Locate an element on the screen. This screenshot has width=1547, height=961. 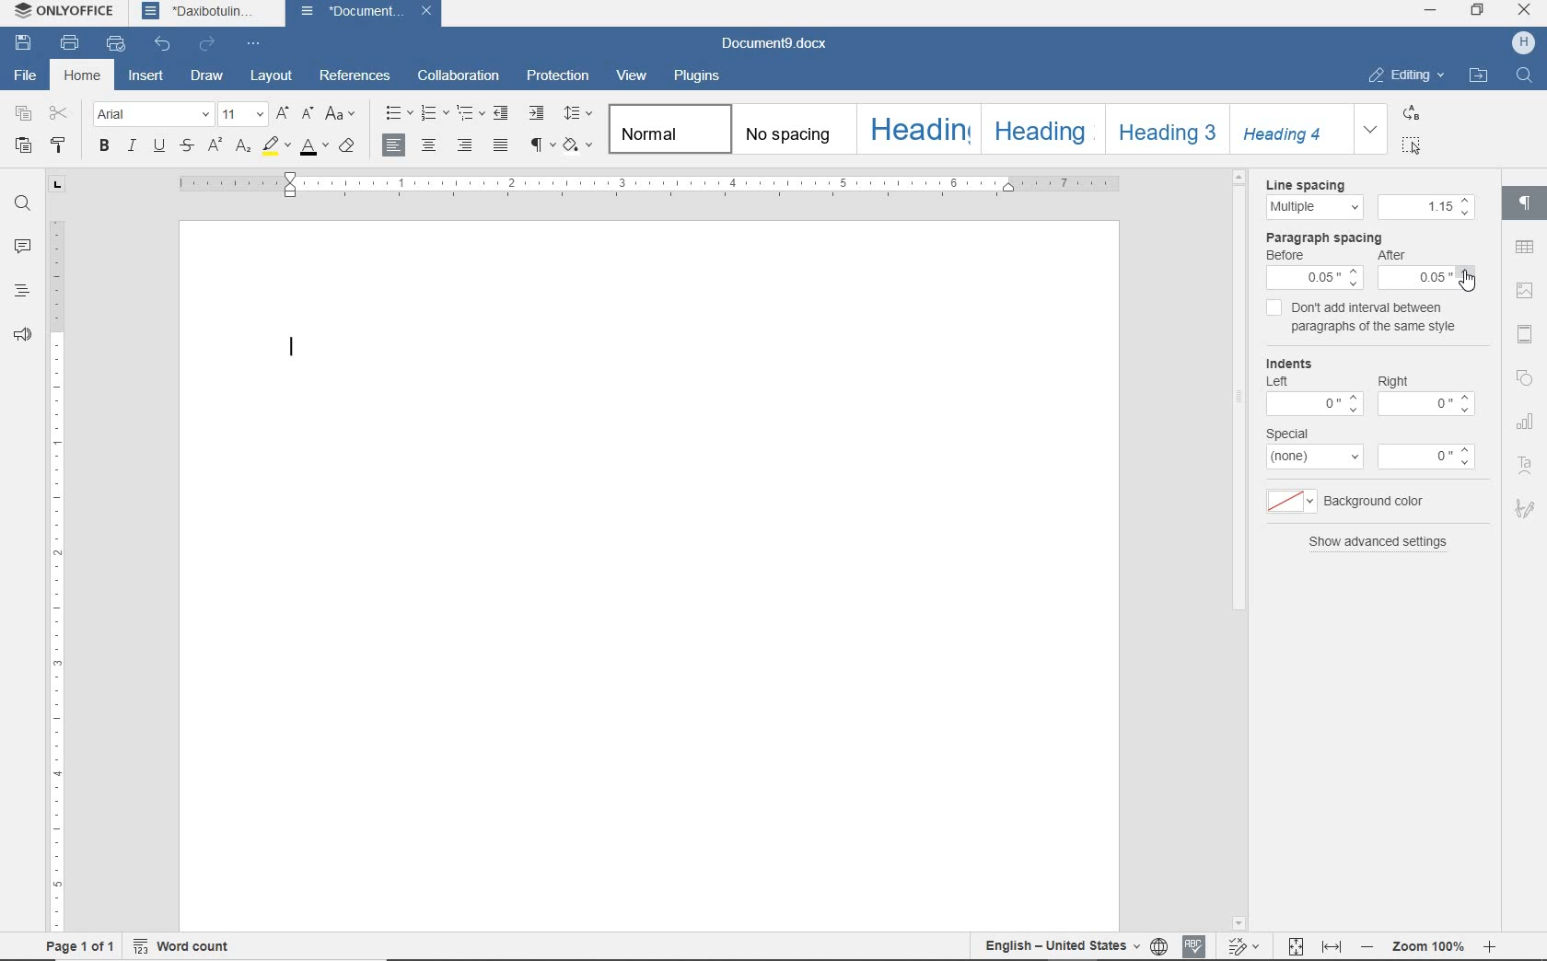
spell checking is located at coordinates (1193, 945).